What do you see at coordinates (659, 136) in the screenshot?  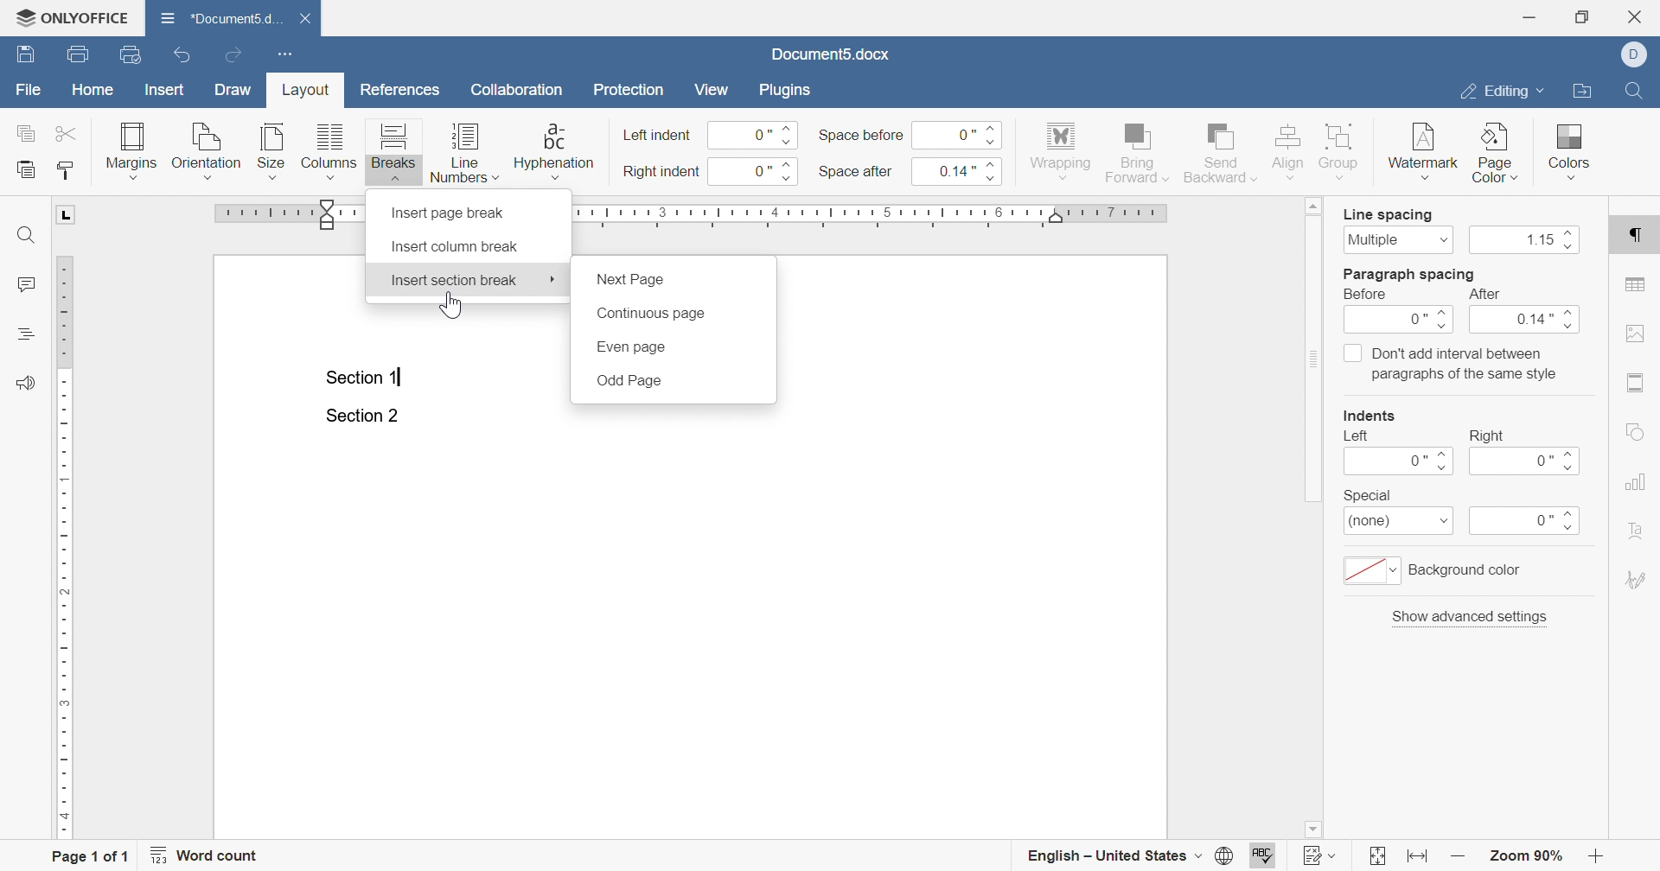 I see `left indent` at bounding box center [659, 136].